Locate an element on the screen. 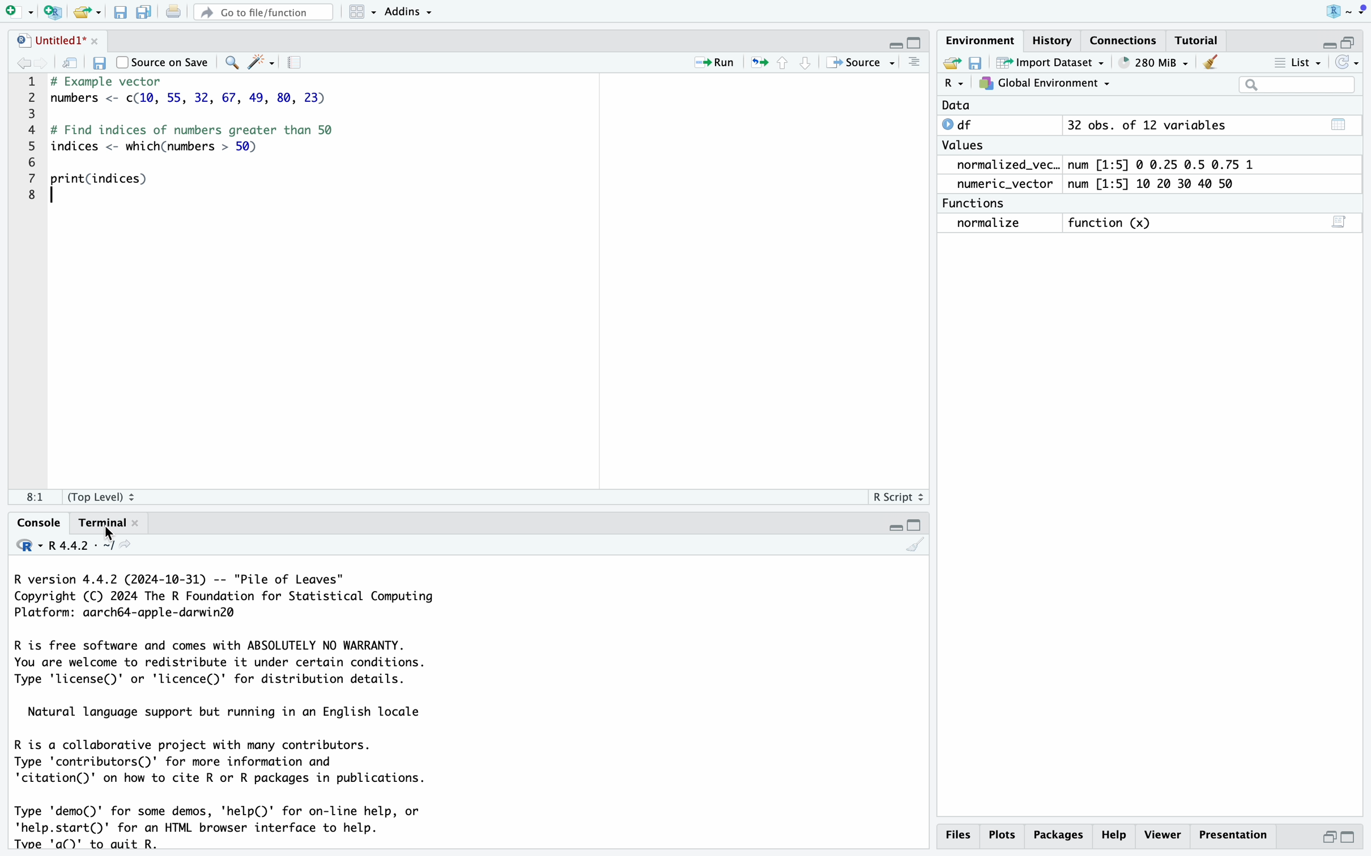 Image resolution: width=1371 pixels, height=856 pixels. MAXIMISE is located at coordinates (916, 43).